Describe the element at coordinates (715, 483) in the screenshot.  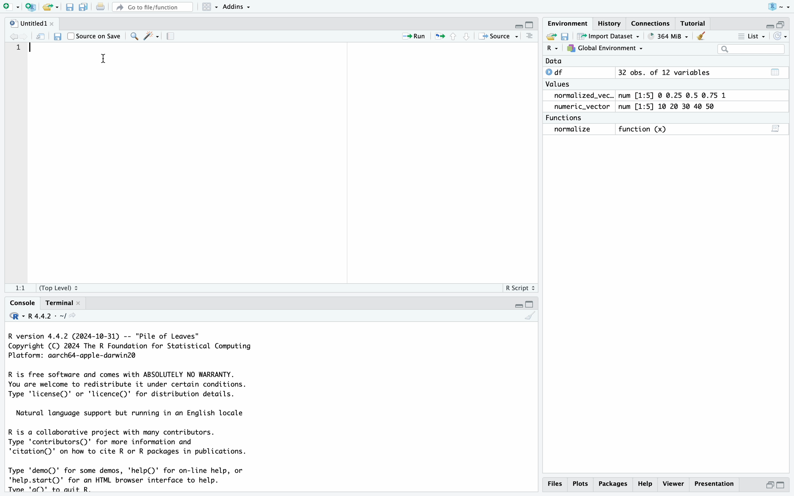
I see `Presentation` at that location.